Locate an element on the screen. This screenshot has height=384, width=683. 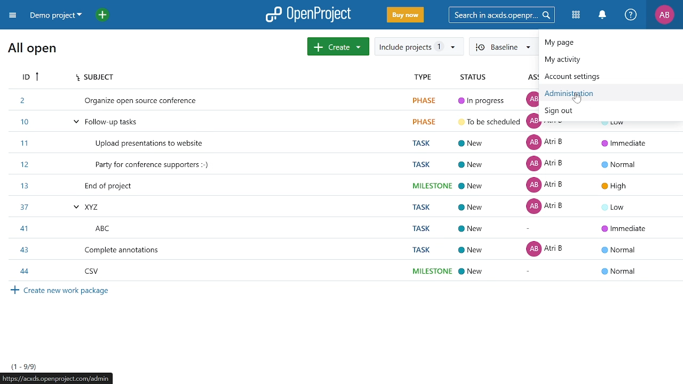
cursor is located at coordinates (577, 98).